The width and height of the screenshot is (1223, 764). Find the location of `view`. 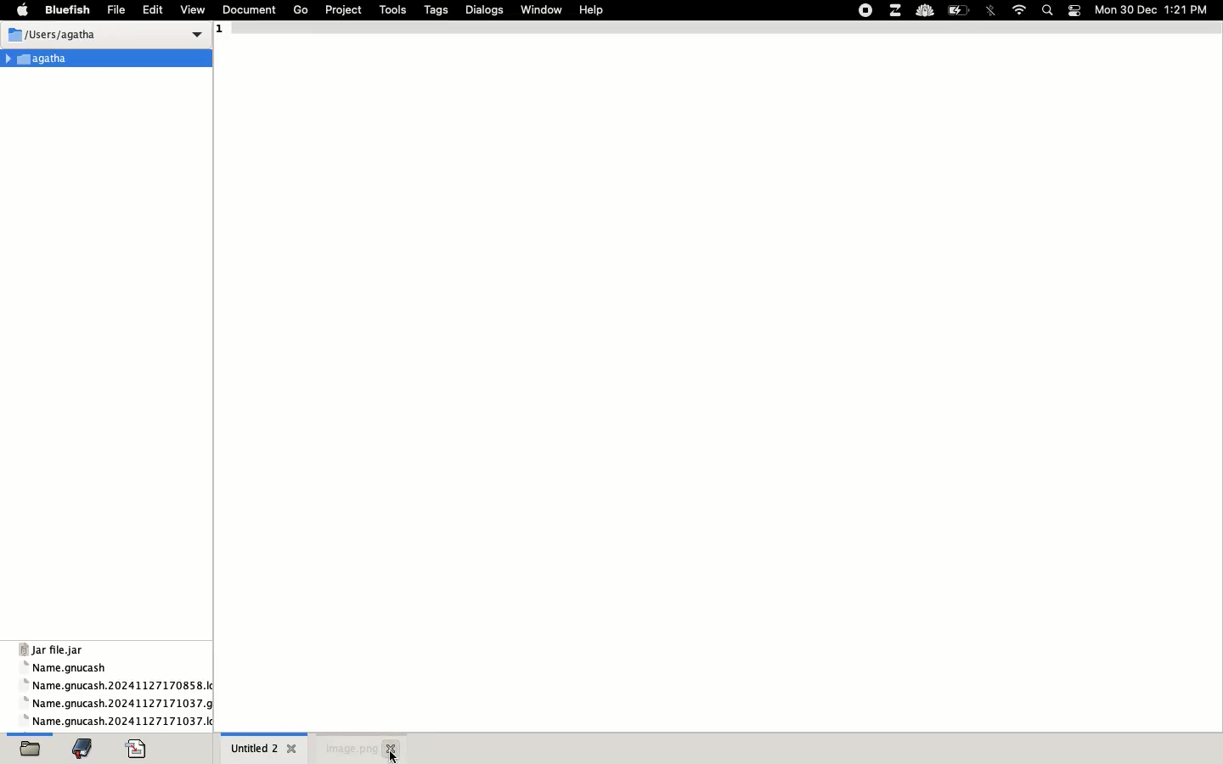

view is located at coordinates (194, 11).